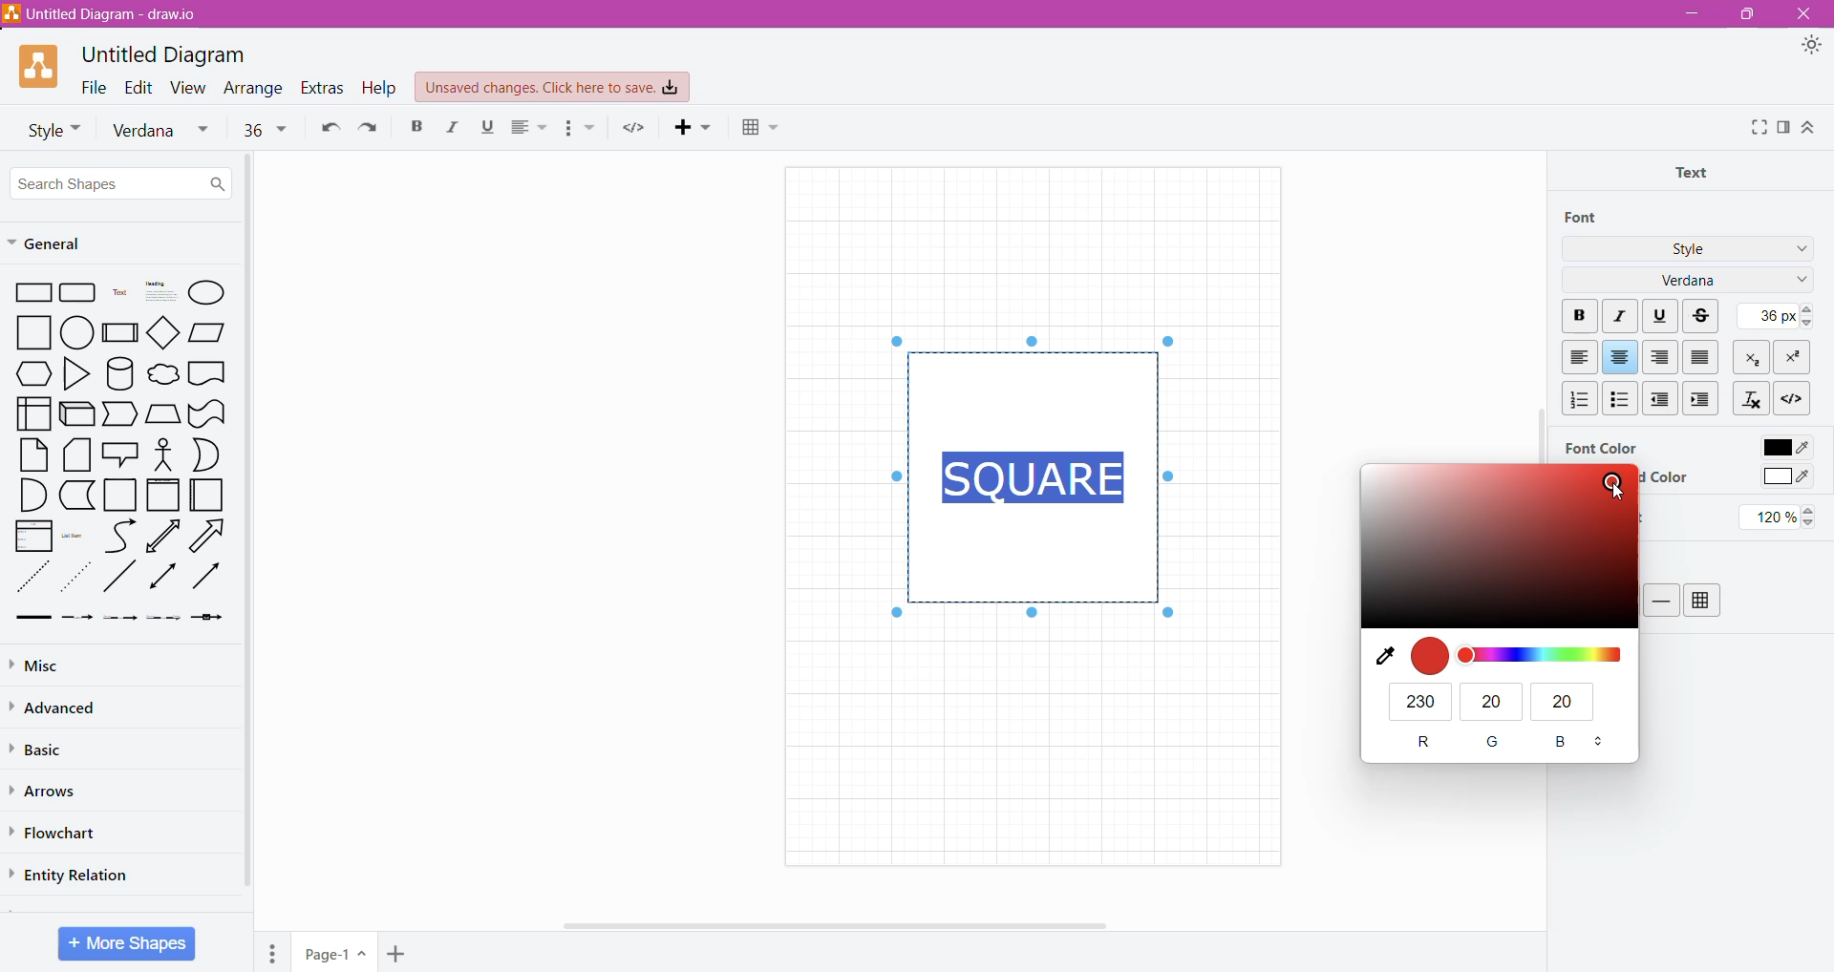  I want to click on Upward line, so click(162, 536).